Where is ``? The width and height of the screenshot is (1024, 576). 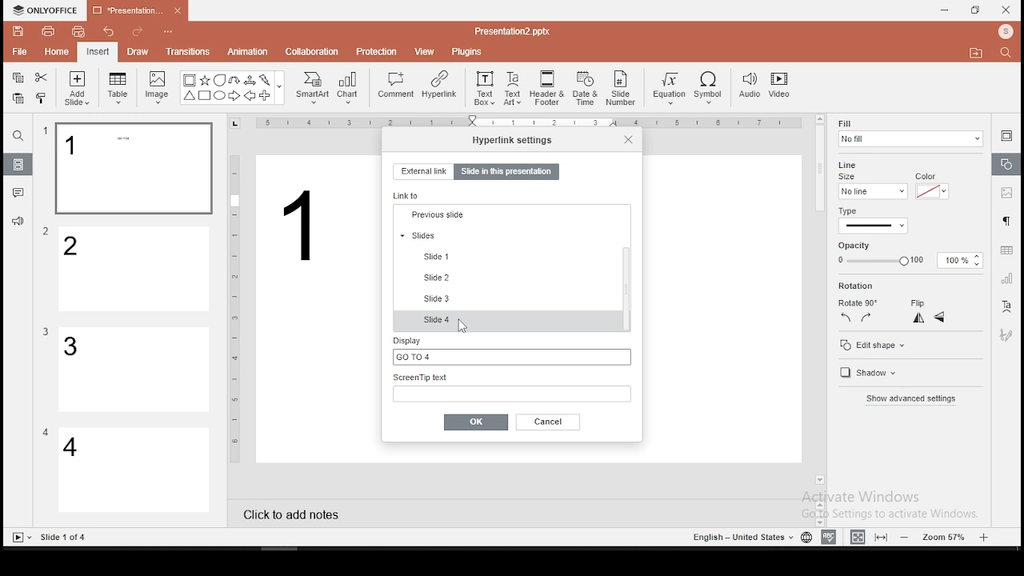  is located at coordinates (1002, 334).